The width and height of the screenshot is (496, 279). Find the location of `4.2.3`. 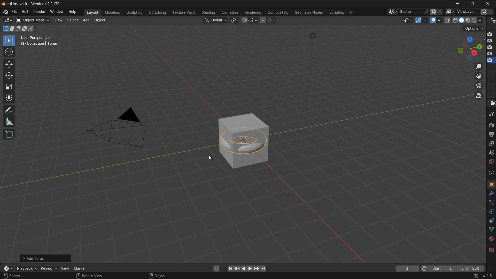

4.2.3 is located at coordinates (487, 276).